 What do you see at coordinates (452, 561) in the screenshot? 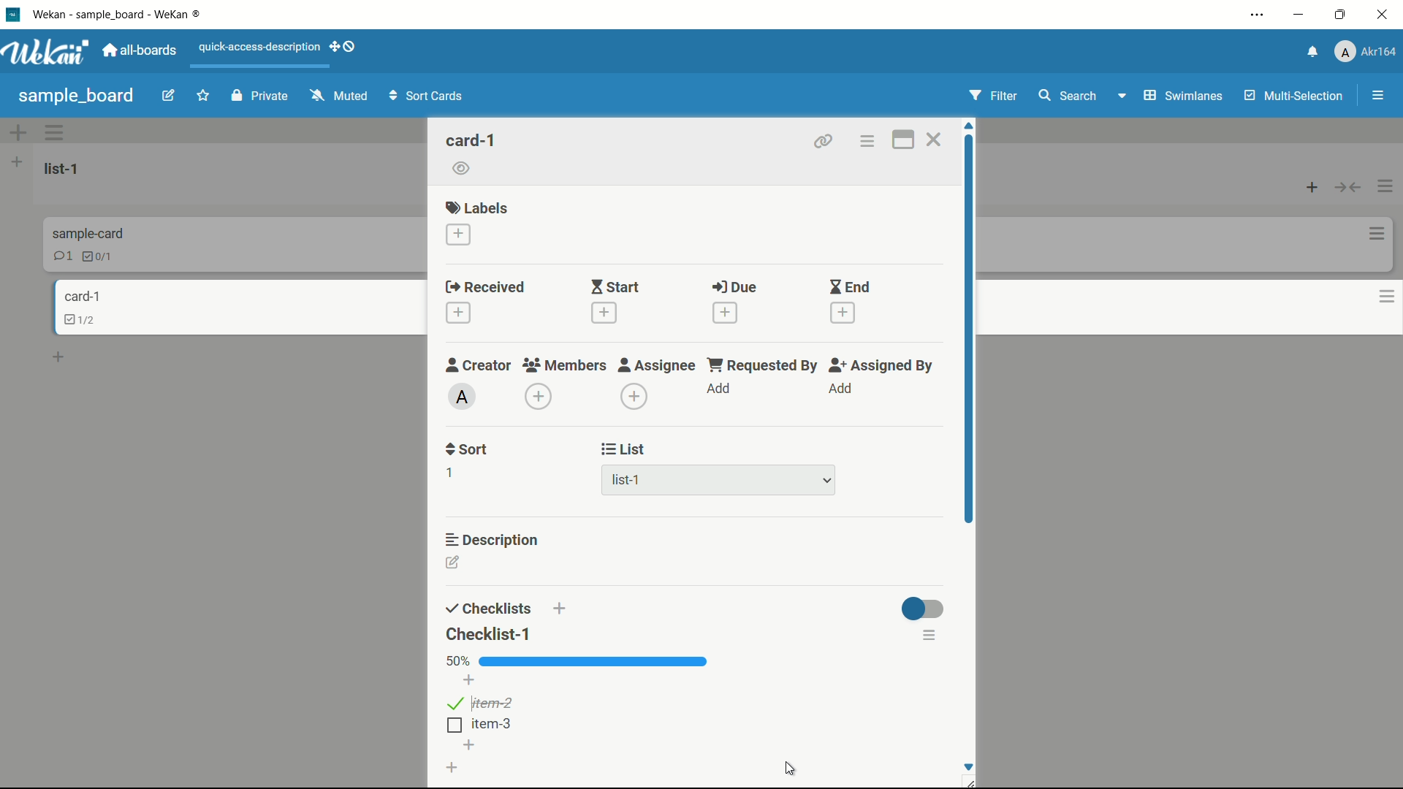
I see `edit description` at bounding box center [452, 561].